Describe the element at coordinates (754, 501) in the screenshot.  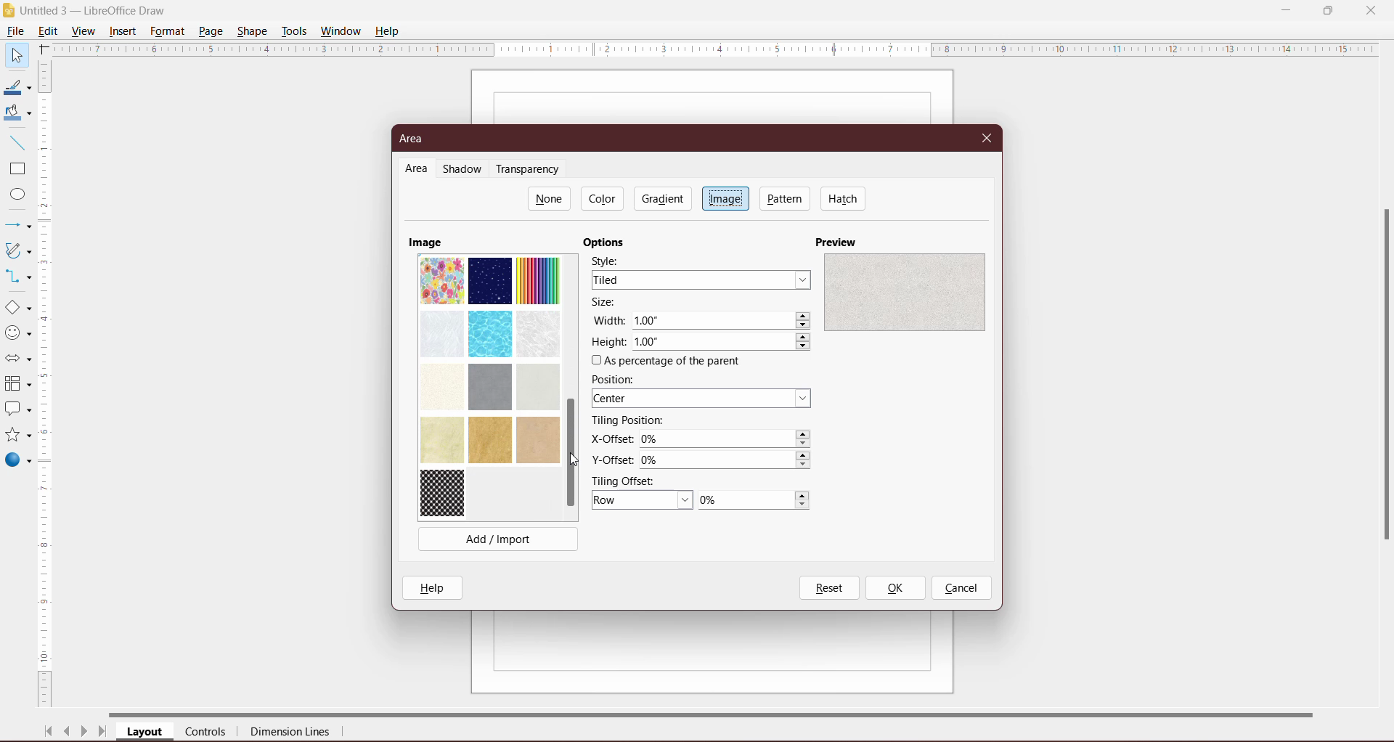
I see `0%` at that location.